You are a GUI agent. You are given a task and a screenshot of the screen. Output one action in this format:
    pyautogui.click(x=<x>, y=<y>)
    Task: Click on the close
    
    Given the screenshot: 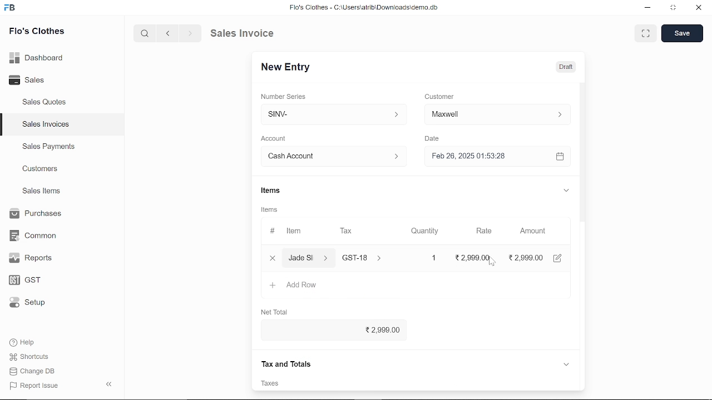 What is the action you would take?
    pyautogui.click(x=698, y=8)
    